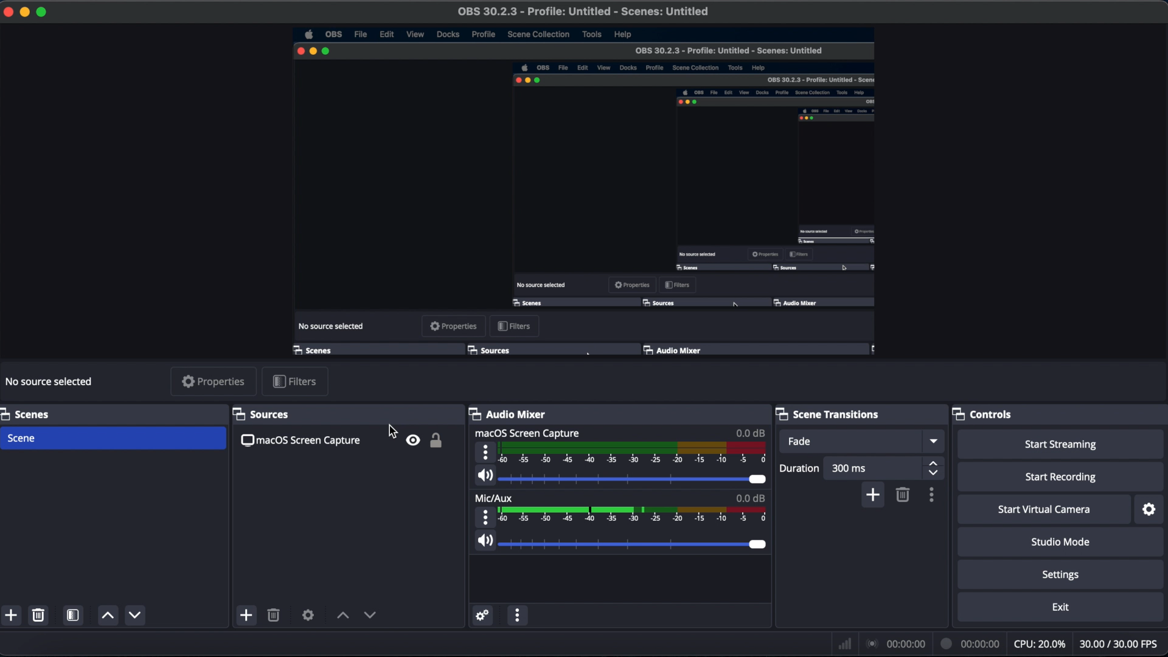  Describe the element at coordinates (274, 615) in the screenshot. I see `remove source` at that location.